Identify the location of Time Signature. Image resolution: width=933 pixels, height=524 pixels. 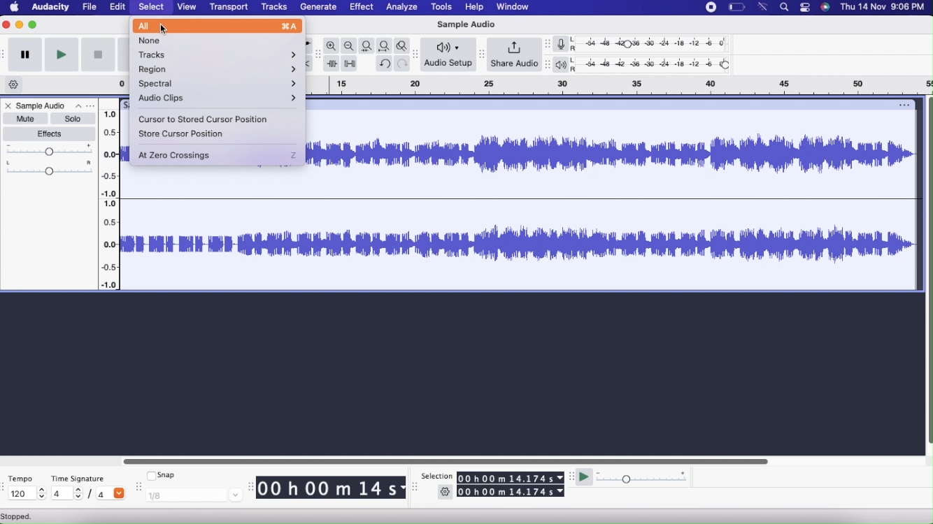
(78, 476).